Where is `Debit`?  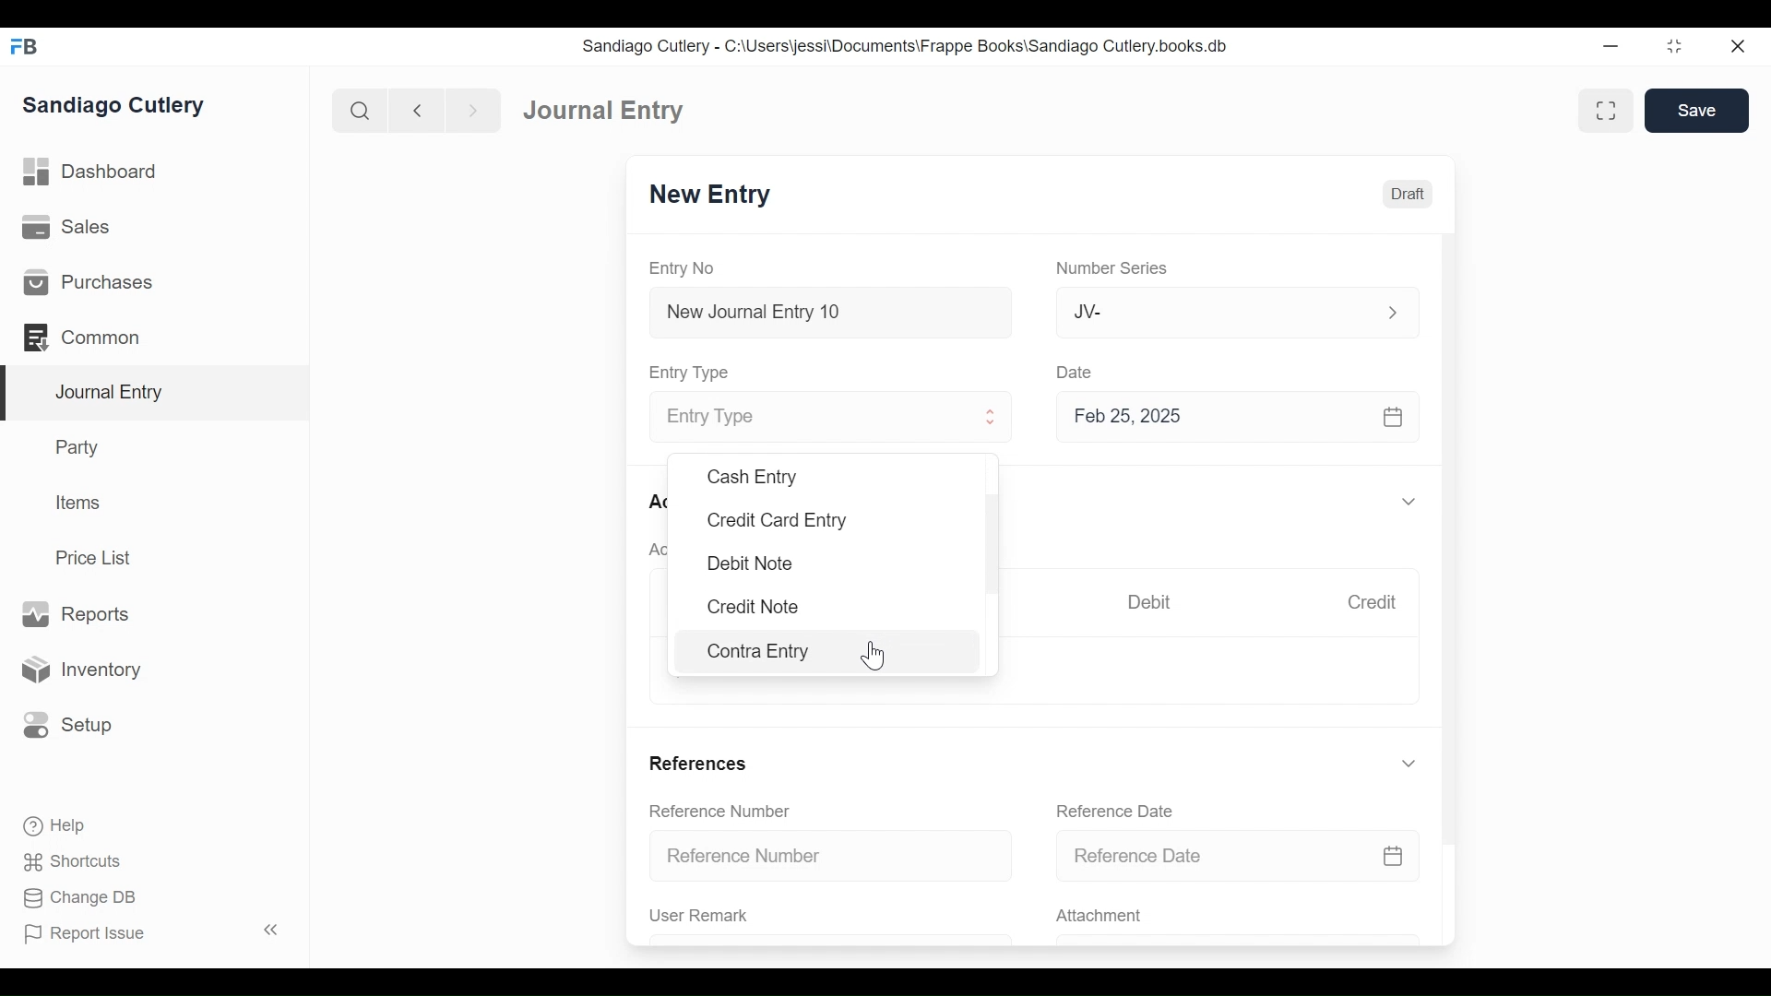
Debit is located at coordinates (1154, 602).